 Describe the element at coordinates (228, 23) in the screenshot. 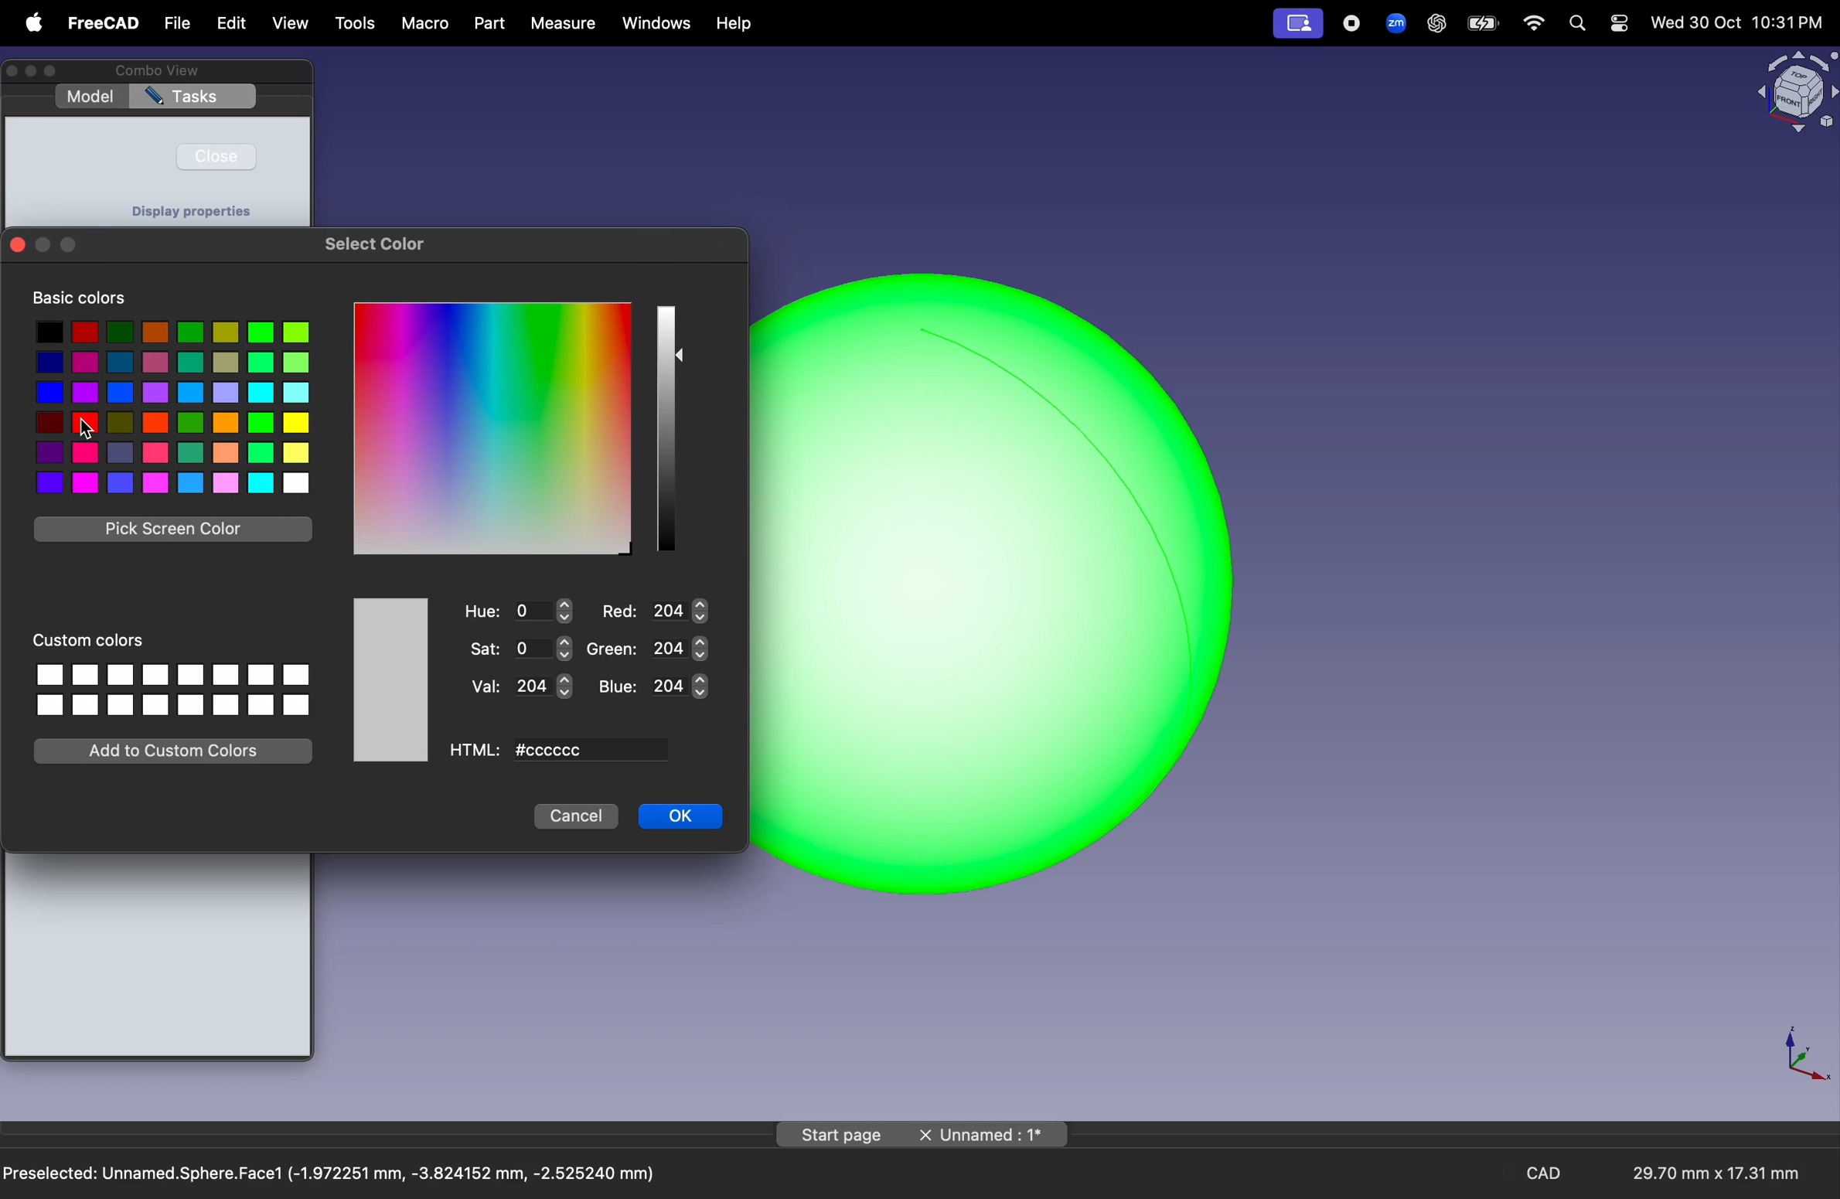

I see `edit` at that location.